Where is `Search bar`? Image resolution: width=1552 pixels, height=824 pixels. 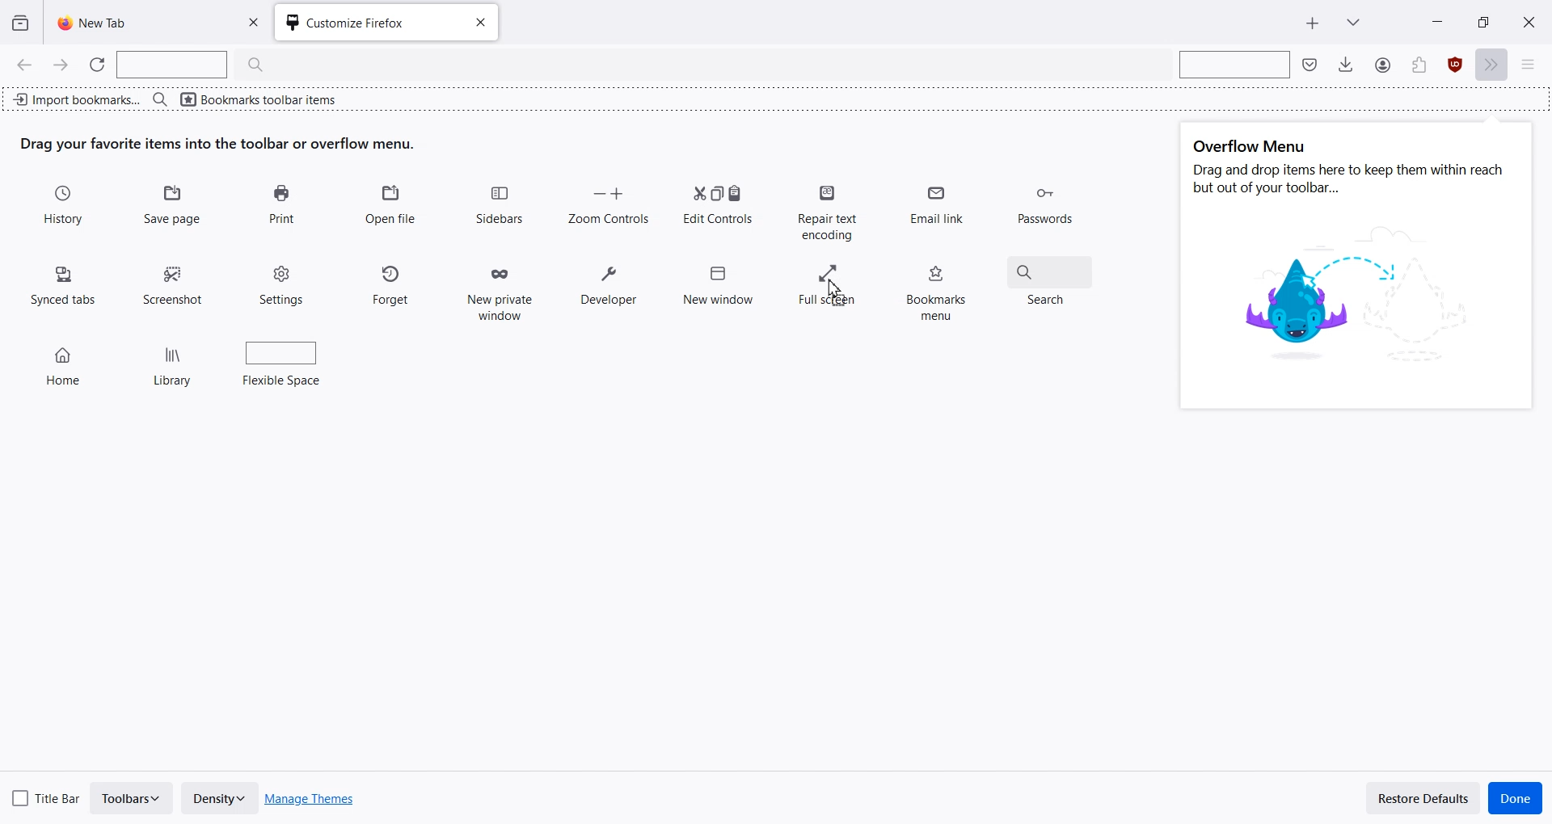
Search bar is located at coordinates (1232, 64).